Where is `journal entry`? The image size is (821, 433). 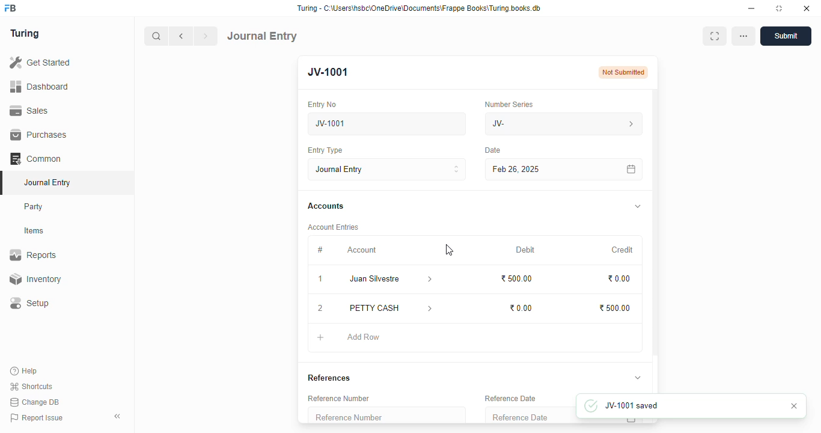
journal entry is located at coordinates (263, 35).